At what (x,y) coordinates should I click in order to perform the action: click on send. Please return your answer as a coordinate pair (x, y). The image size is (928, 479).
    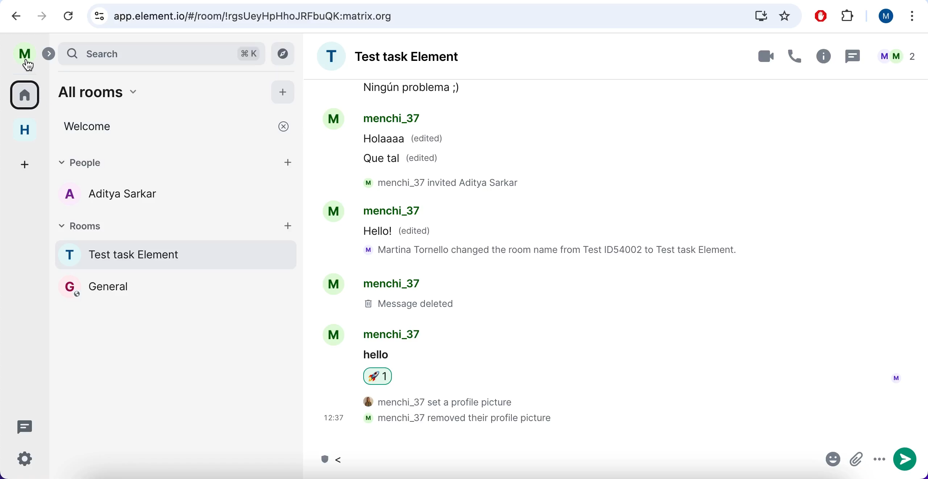
    Looking at the image, I should click on (905, 461).